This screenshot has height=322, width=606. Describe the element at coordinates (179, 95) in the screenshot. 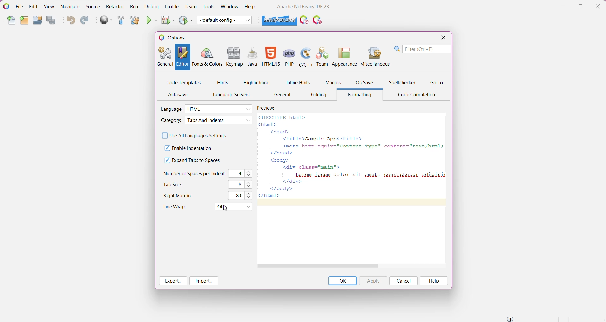

I see `AutoSave` at that location.